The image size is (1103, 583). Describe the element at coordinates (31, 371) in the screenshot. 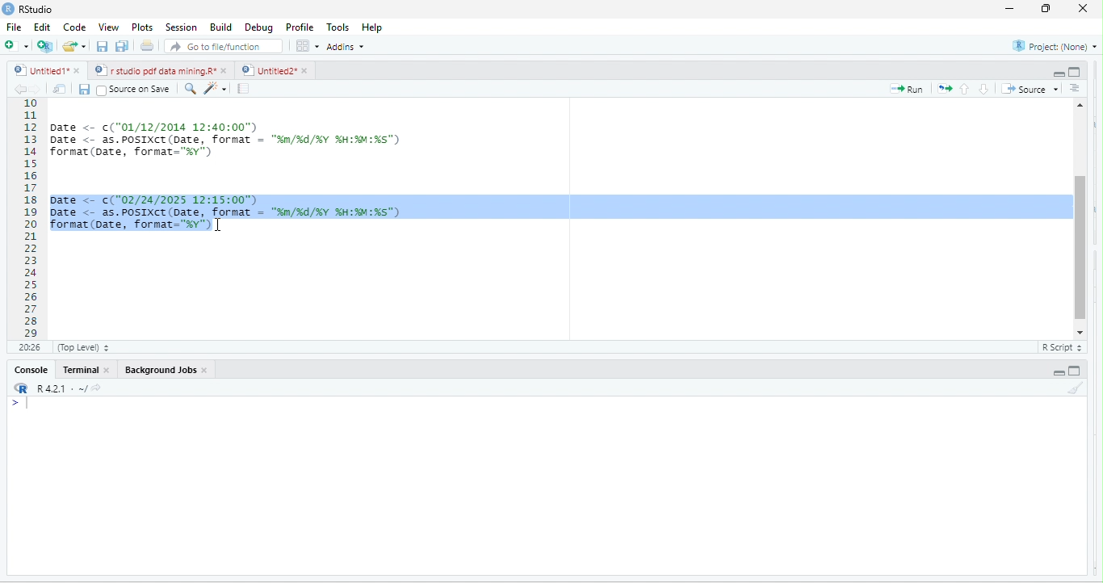

I see `Console` at that location.